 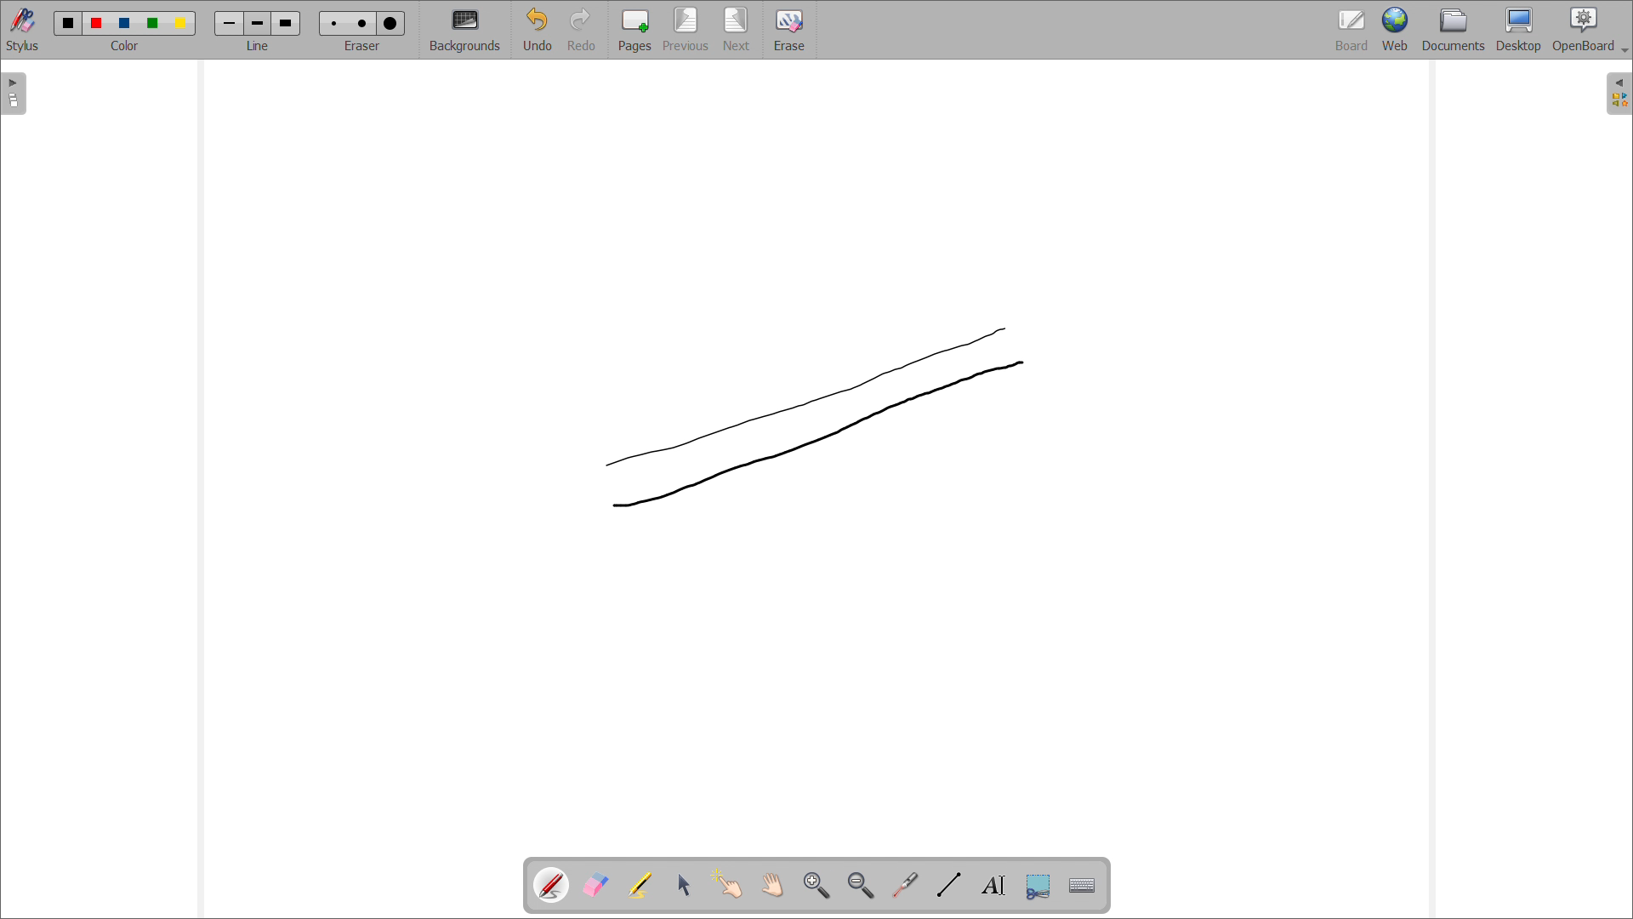 What do you see at coordinates (258, 47) in the screenshot?
I see `select line width` at bounding box center [258, 47].